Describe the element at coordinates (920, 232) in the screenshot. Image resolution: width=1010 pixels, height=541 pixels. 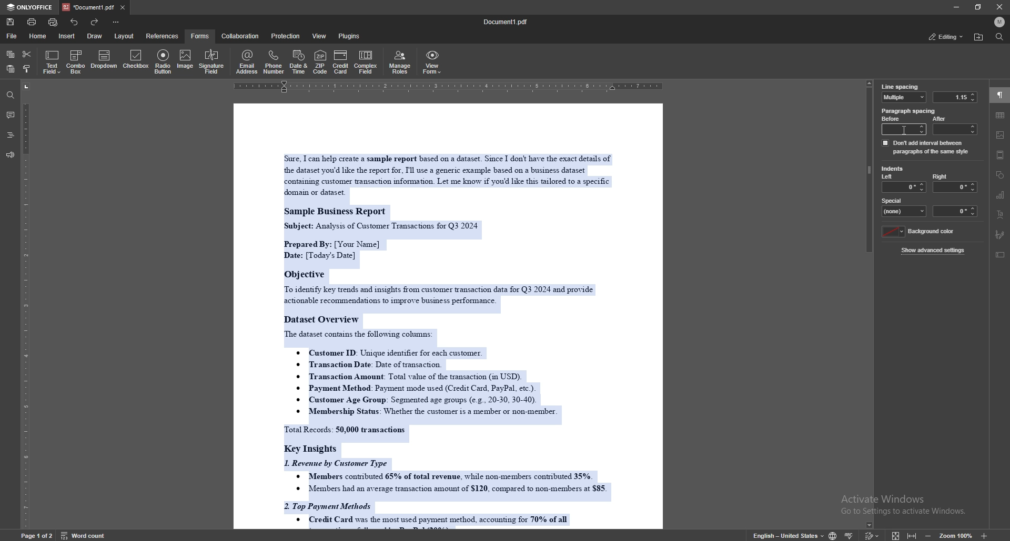
I see `background` at that location.